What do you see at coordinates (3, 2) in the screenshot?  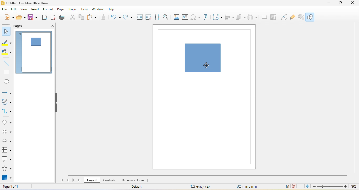 I see `LibreOffice logo` at bounding box center [3, 2].